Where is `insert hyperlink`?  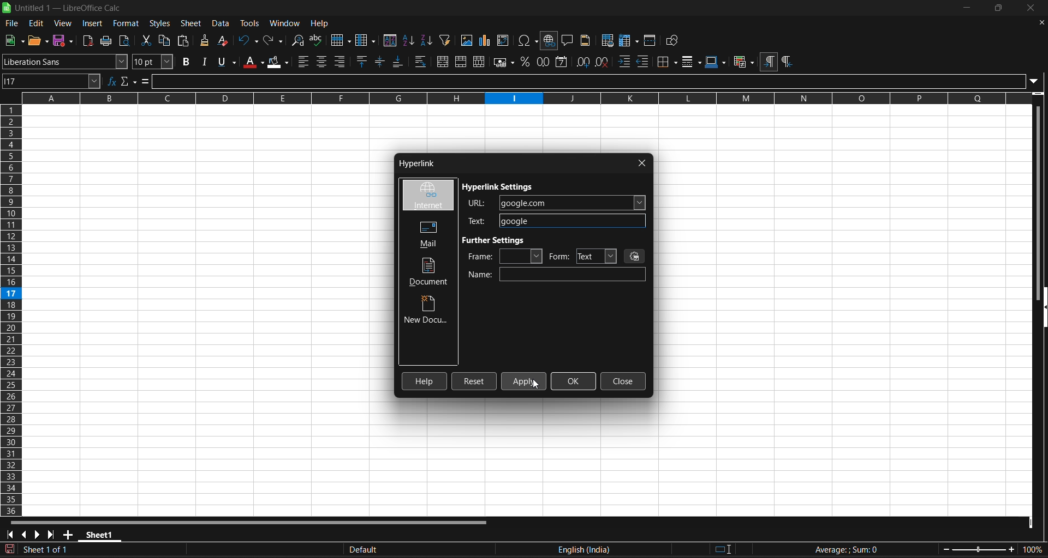 insert hyperlink is located at coordinates (550, 41).